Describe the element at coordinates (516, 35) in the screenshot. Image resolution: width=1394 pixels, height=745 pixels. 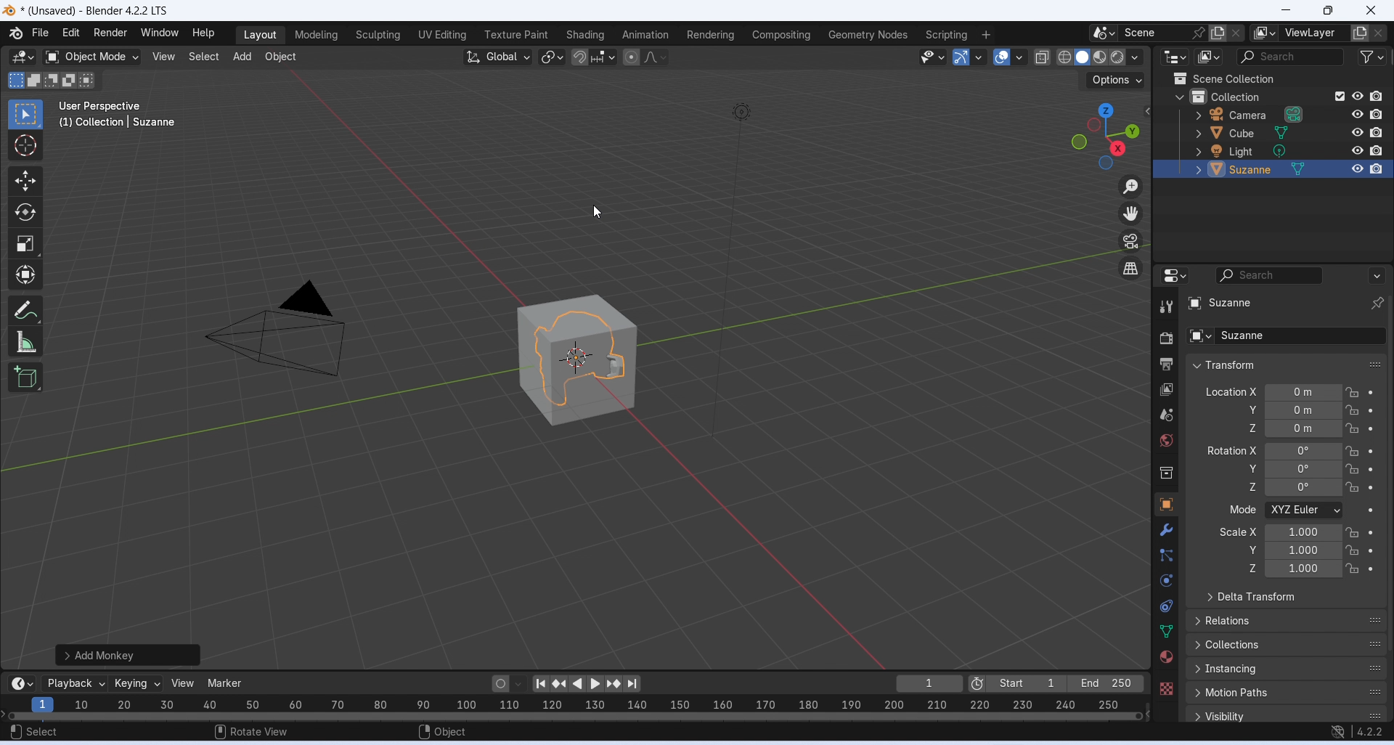
I see `Texture paint` at that location.